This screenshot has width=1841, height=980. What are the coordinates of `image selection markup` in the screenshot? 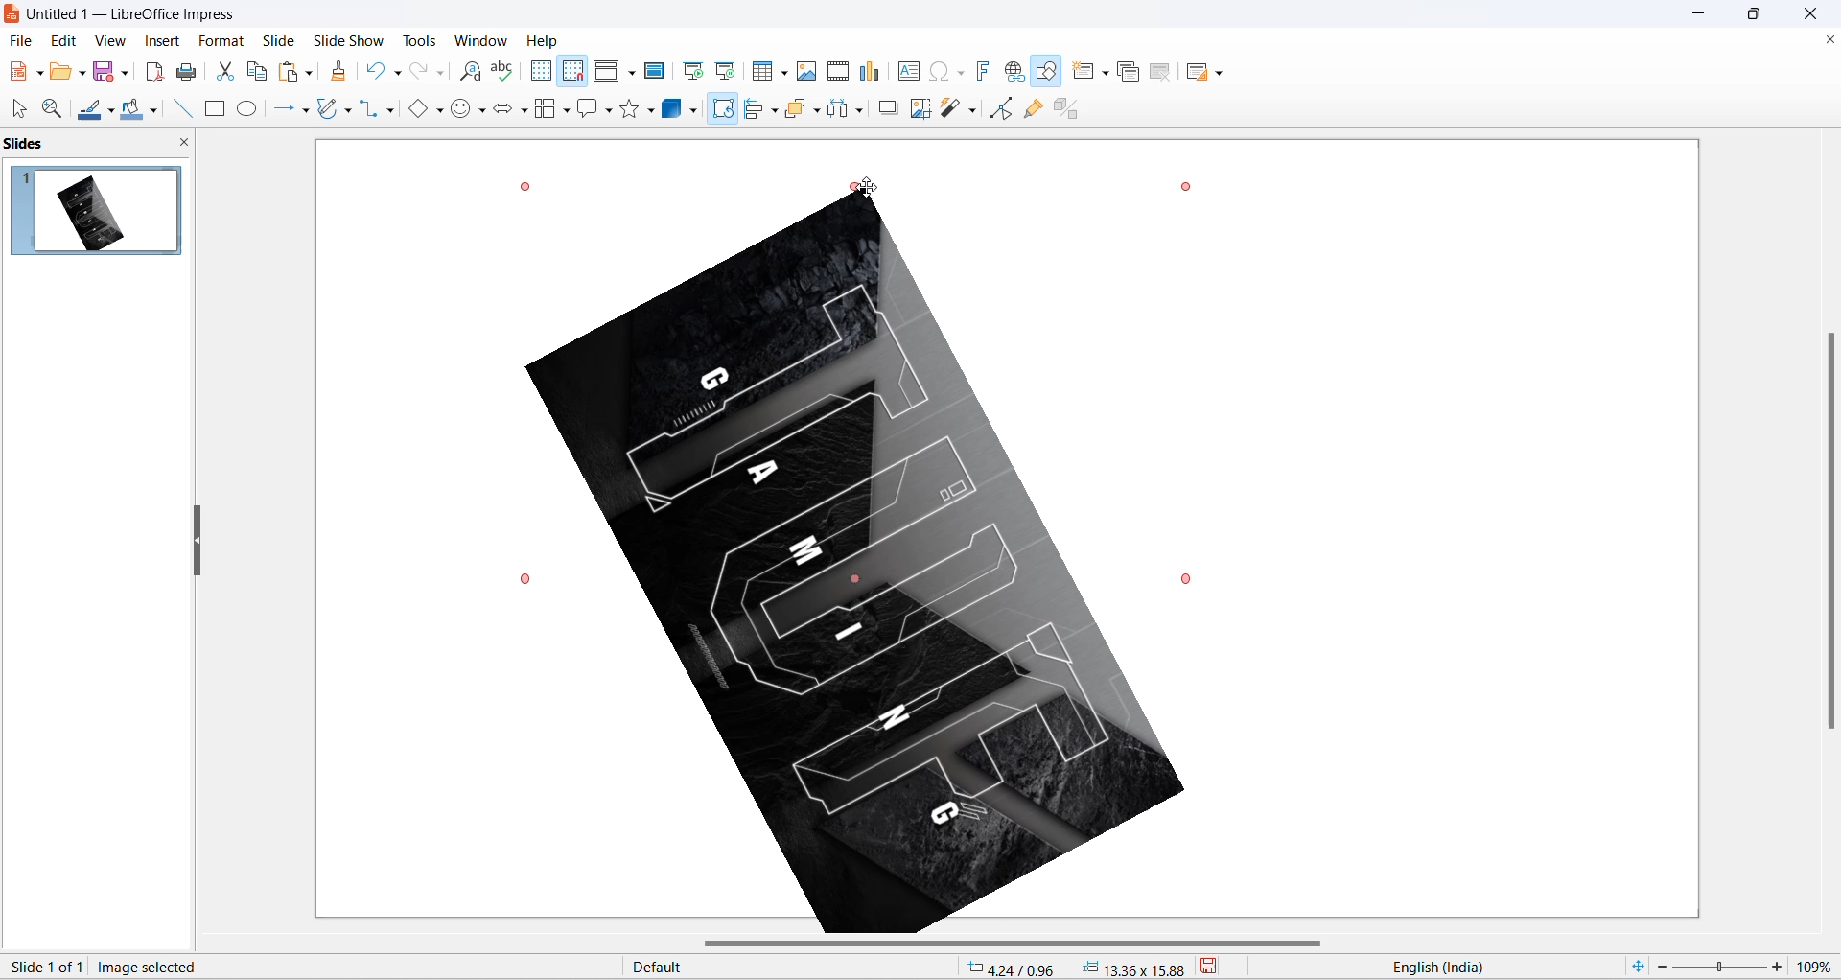 It's located at (867, 189).